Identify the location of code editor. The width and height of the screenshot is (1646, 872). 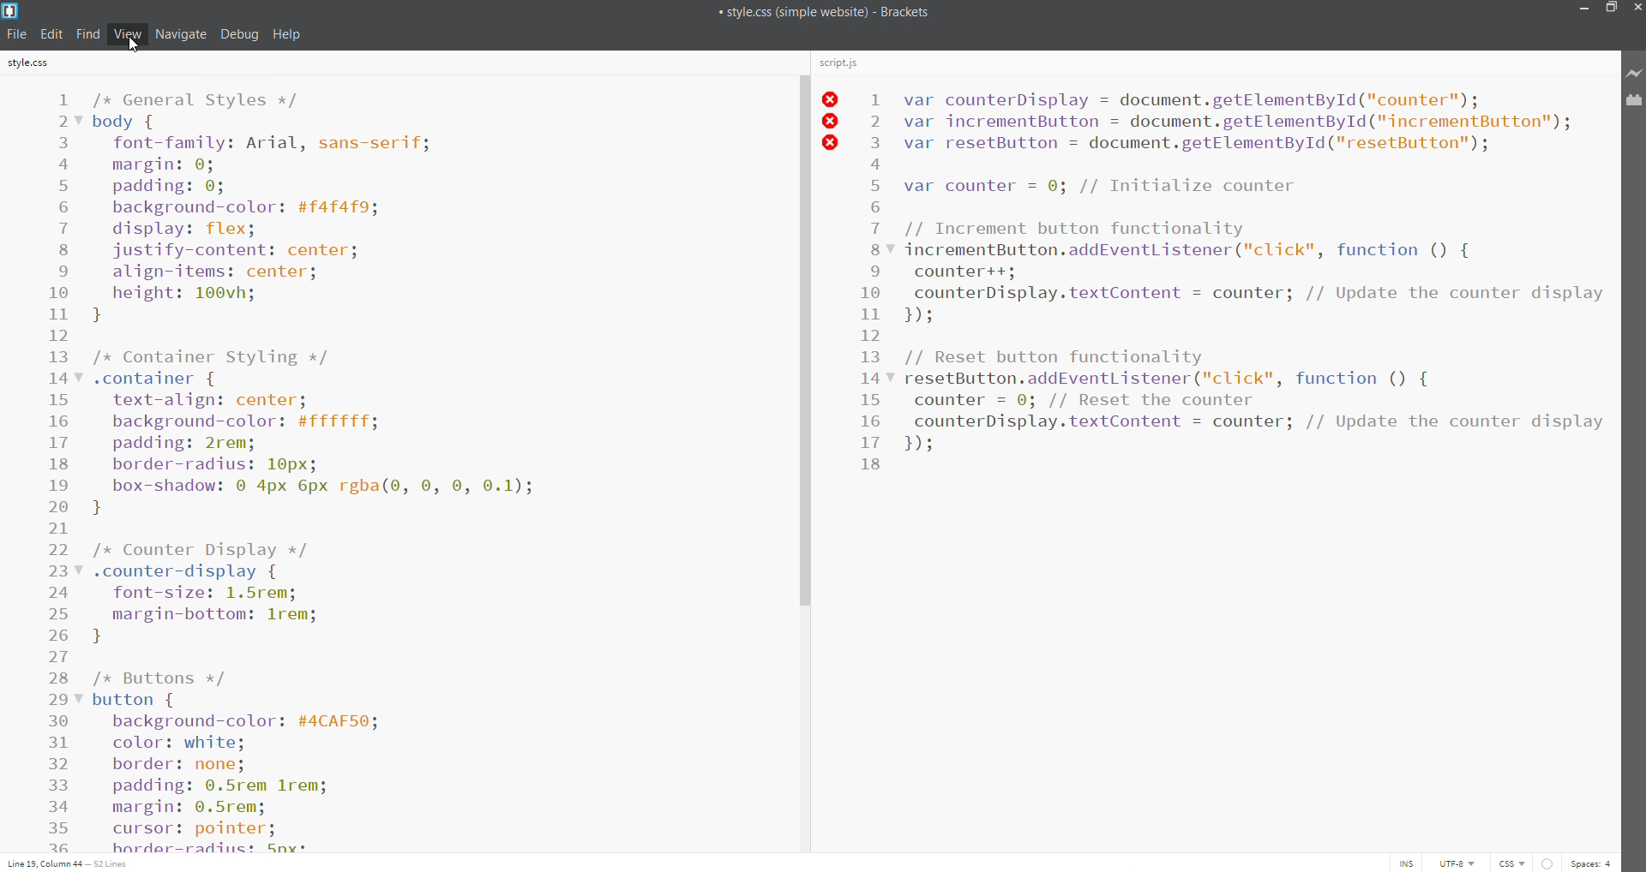
(1253, 465).